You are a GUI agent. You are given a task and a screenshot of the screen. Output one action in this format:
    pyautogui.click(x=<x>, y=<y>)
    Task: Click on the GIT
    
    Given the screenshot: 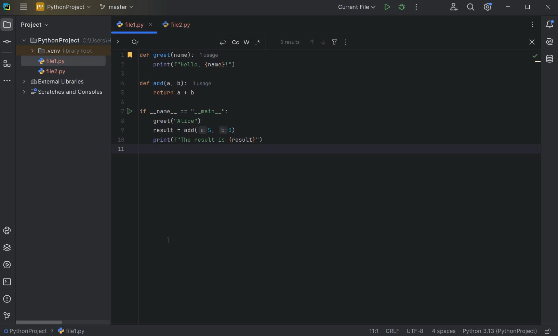 What is the action you would take?
    pyautogui.click(x=7, y=315)
    